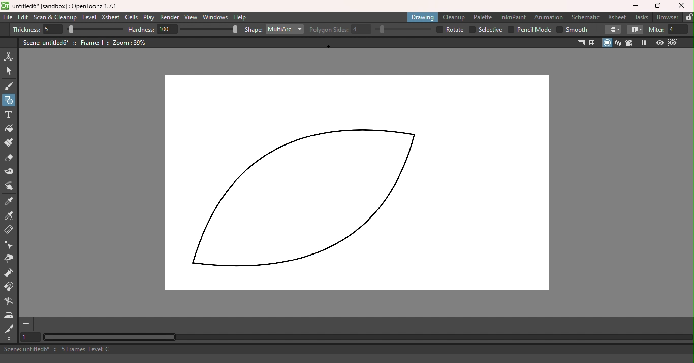  Describe the element at coordinates (593, 43) in the screenshot. I see `Field guide` at that location.